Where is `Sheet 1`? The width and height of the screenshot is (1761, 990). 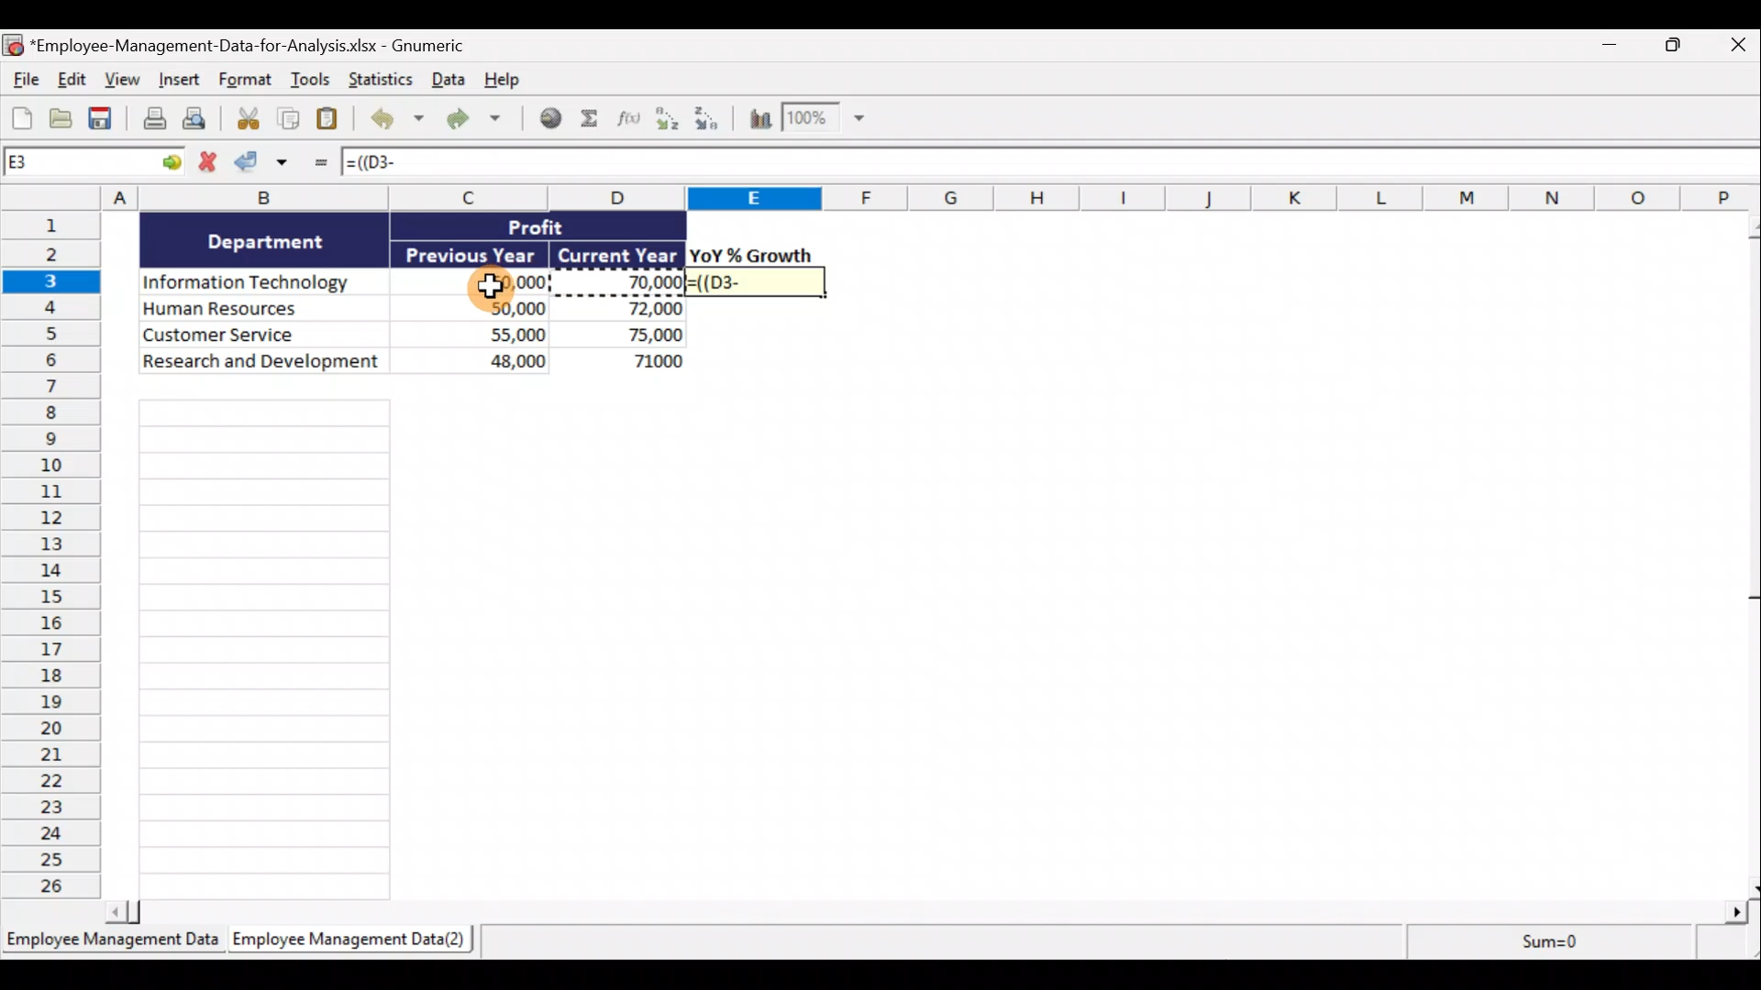
Sheet 1 is located at coordinates (110, 940).